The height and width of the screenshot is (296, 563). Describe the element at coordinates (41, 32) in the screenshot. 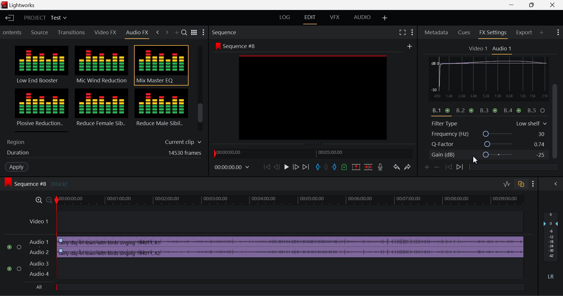

I see `Source` at that location.